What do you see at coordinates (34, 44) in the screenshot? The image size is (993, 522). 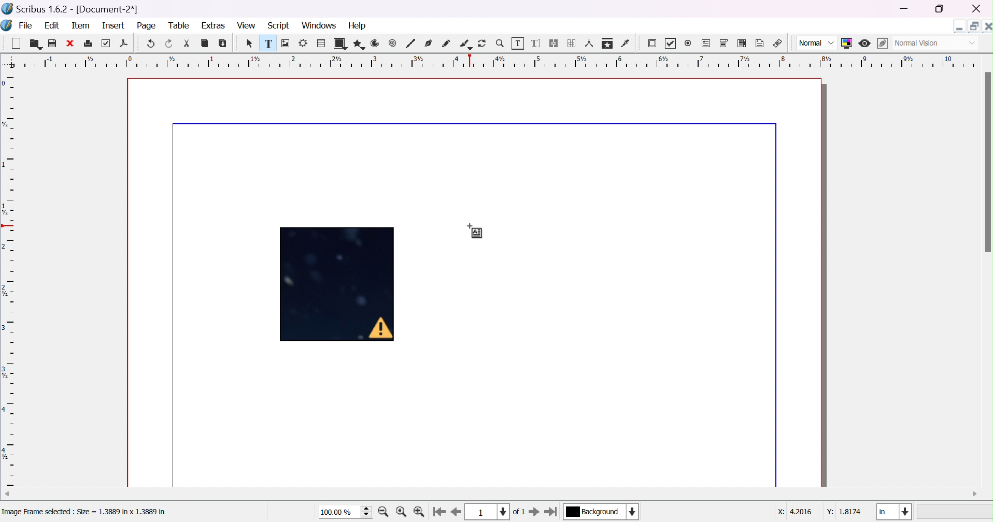 I see `open` at bounding box center [34, 44].